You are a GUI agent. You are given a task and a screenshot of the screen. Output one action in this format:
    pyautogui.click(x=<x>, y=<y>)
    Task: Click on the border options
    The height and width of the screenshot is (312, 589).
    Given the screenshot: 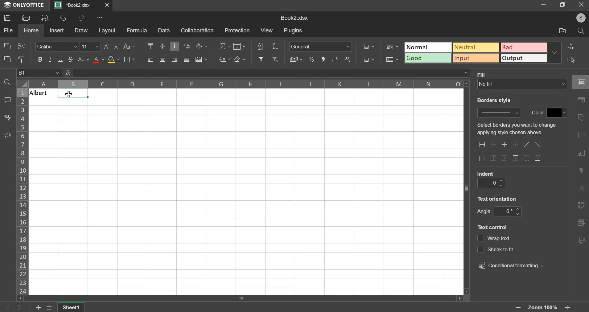 What is the action you would take?
    pyautogui.click(x=511, y=152)
    